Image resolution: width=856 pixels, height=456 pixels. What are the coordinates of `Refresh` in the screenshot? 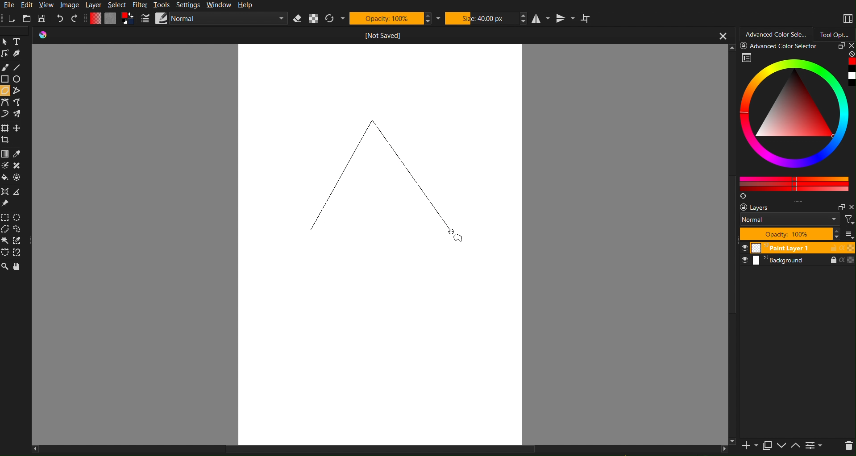 It's located at (330, 19).